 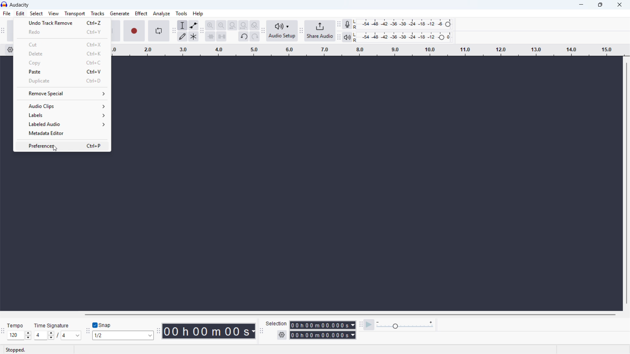 I want to click on fit selection to width, so click(x=232, y=25).